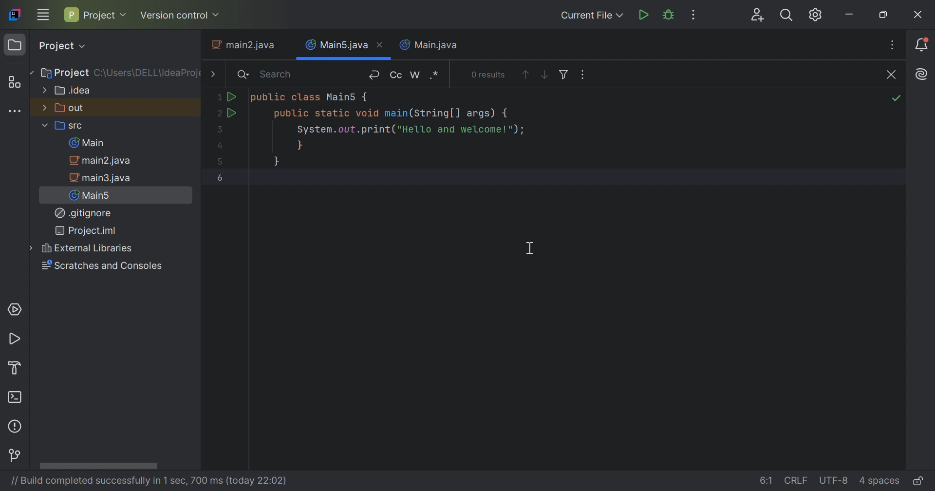 The width and height of the screenshot is (935, 491). I want to click on Words, so click(417, 75).